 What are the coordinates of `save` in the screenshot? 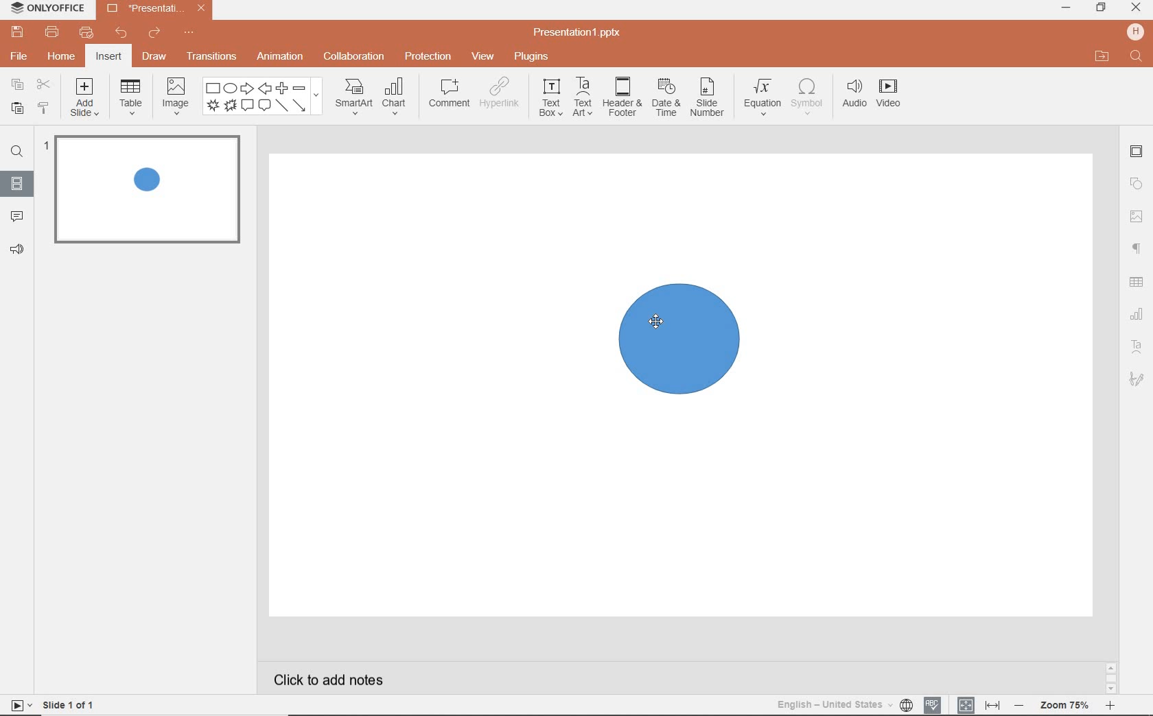 It's located at (16, 32).